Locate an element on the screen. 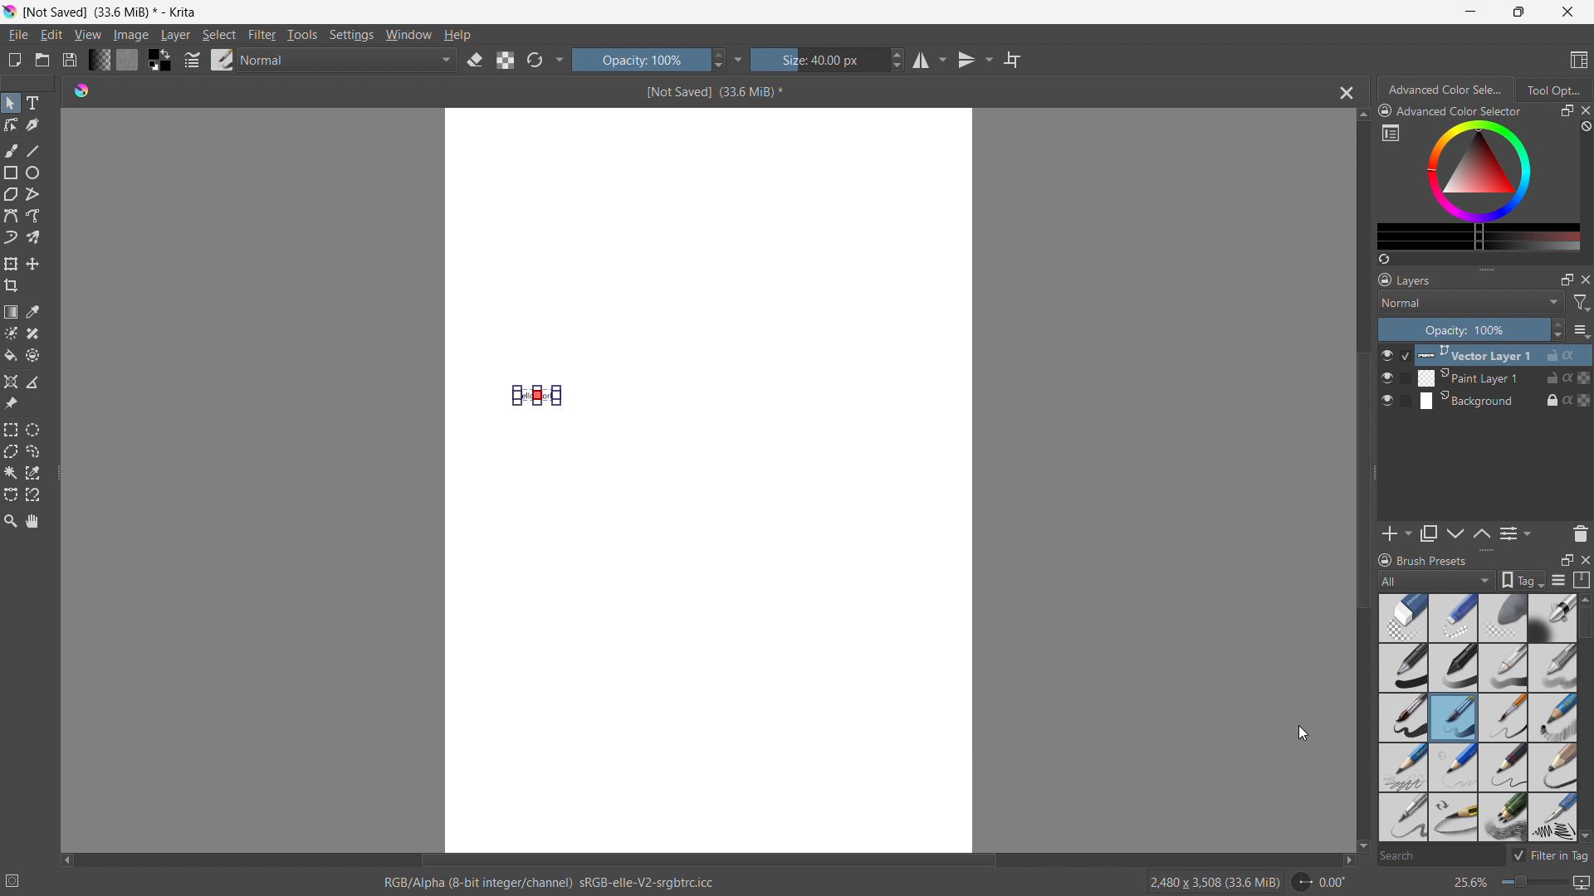 This screenshot has width=1594, height=896. save is located at coordinates (69, 60).